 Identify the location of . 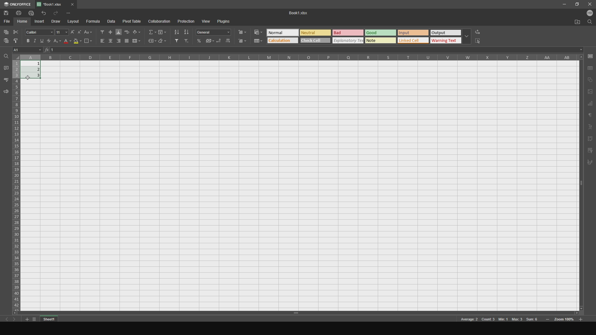
(228, 42).